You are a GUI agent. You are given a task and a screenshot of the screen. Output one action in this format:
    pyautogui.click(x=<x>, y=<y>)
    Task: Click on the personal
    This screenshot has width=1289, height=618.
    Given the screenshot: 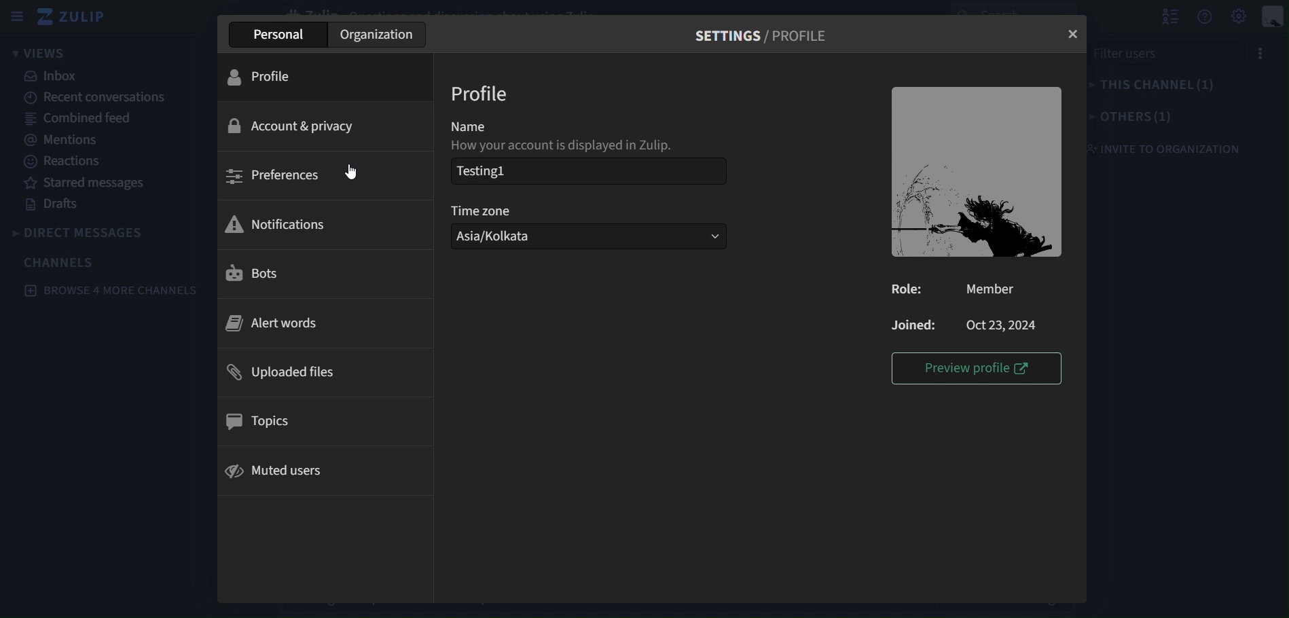 What is the action you would take?
    pyautogui.click(x=276, y=35)
    